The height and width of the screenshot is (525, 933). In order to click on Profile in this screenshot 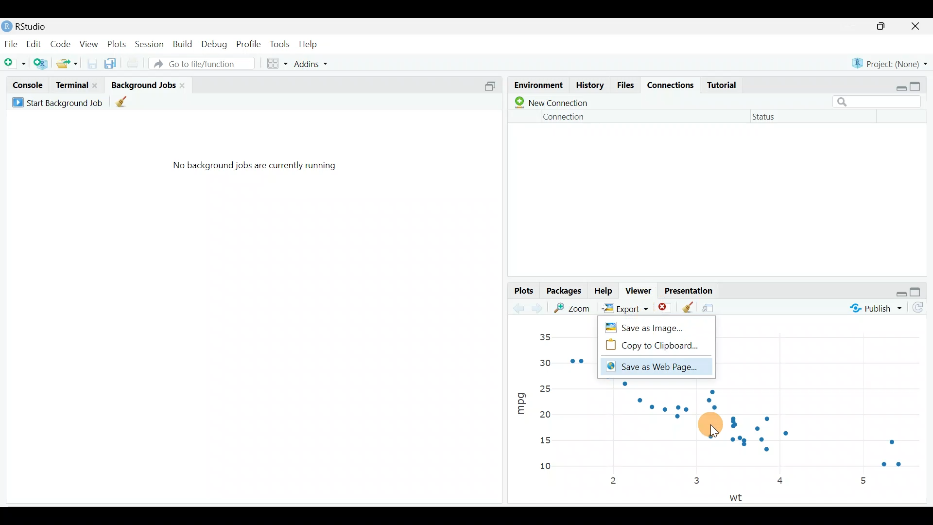, I will do `click(250, 44)`.